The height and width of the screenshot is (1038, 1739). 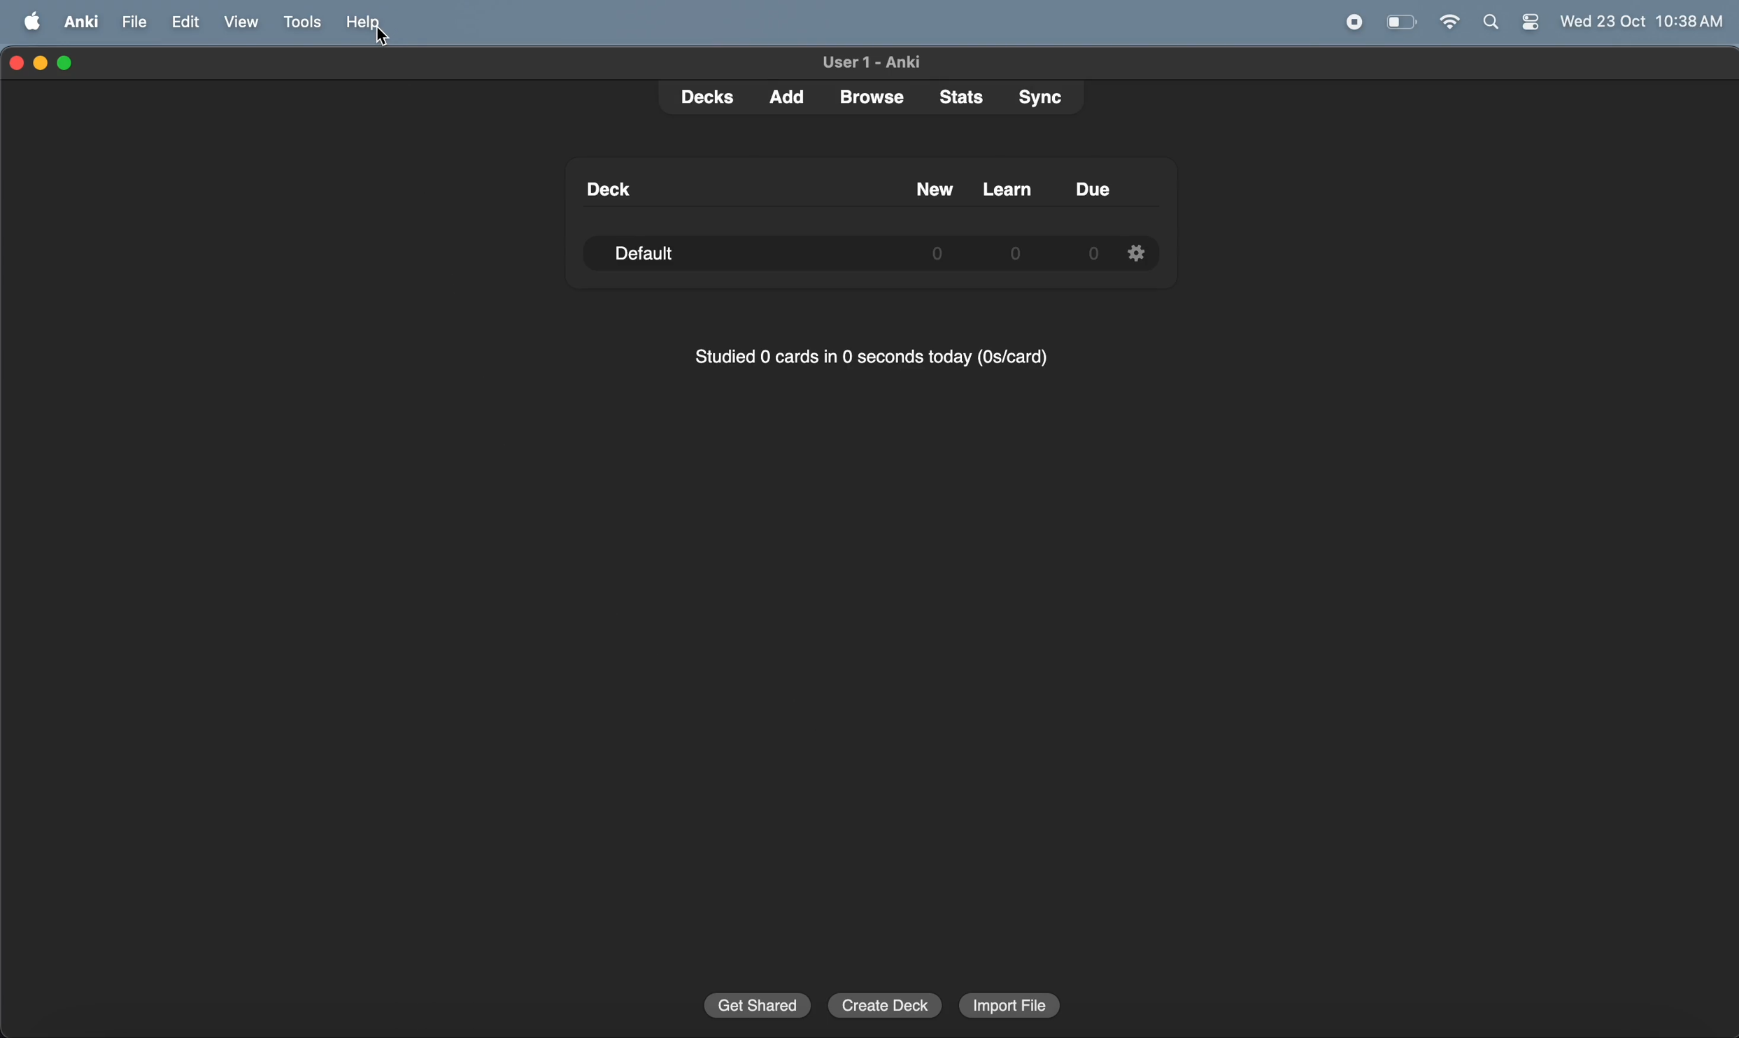 What do you see at coordinates (1018, 254) in the screenshot?
I see `number` at bounding box center [1018, 254].